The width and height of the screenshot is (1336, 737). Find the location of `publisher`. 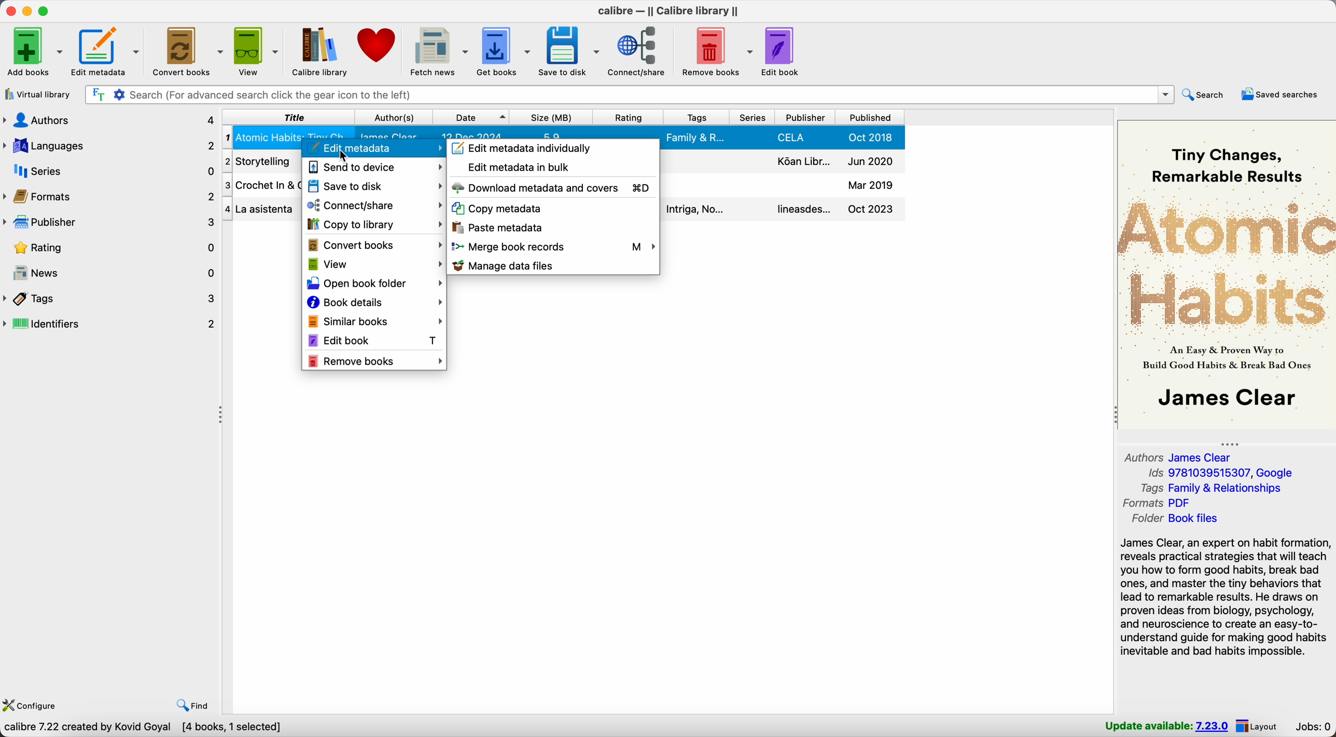

publisher is located at coordinates (808, 117).